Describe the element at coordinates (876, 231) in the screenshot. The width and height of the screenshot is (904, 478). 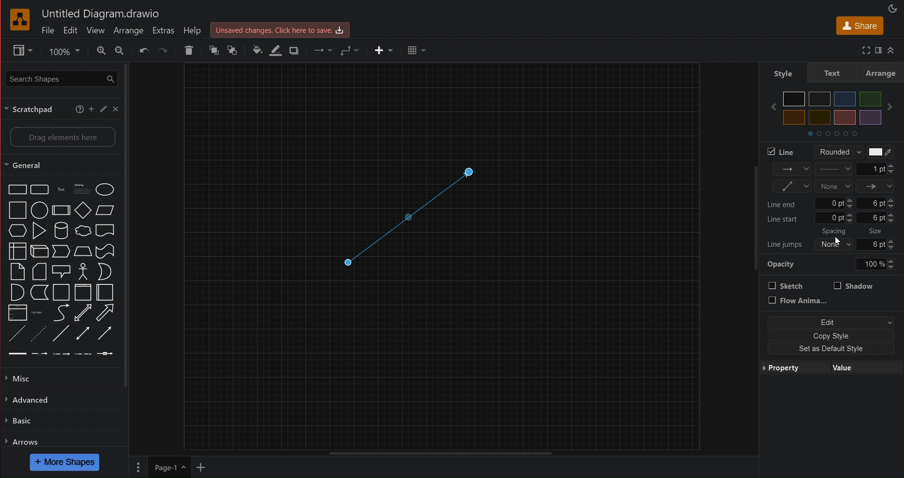
I see `` at that location.